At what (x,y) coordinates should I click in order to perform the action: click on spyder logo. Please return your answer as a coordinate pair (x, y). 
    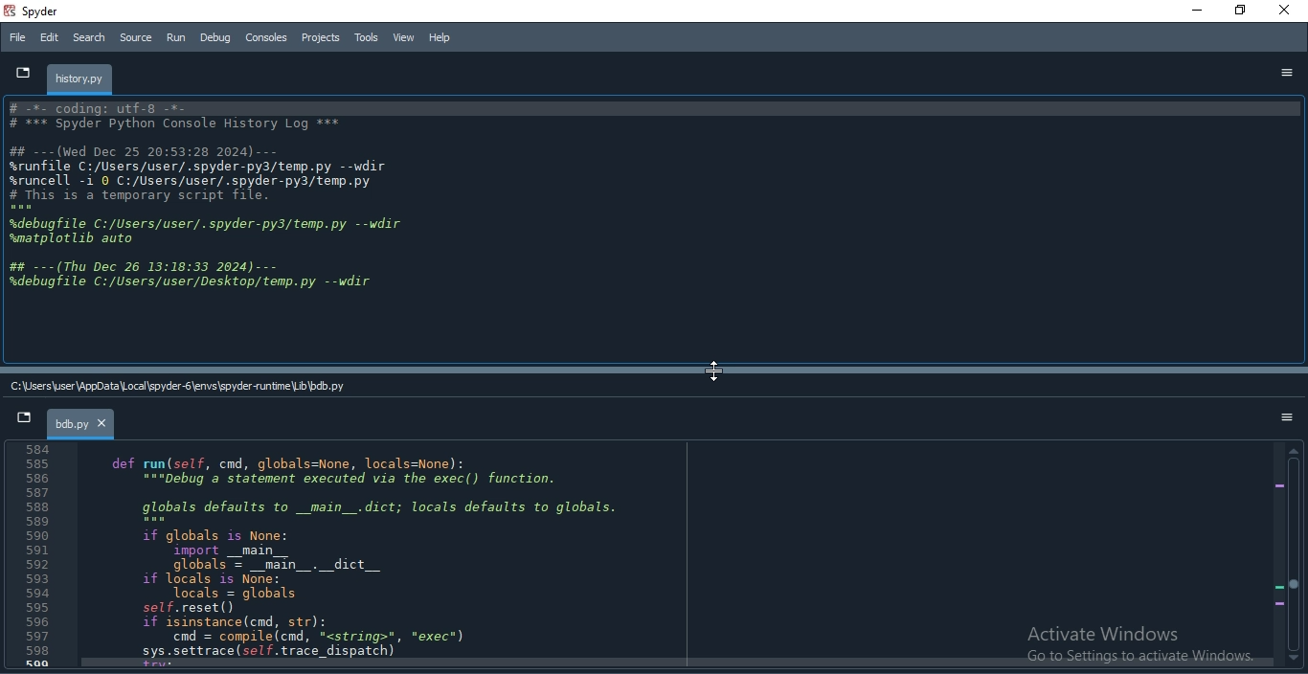
    Looking at the image, I should click on (11, 10).